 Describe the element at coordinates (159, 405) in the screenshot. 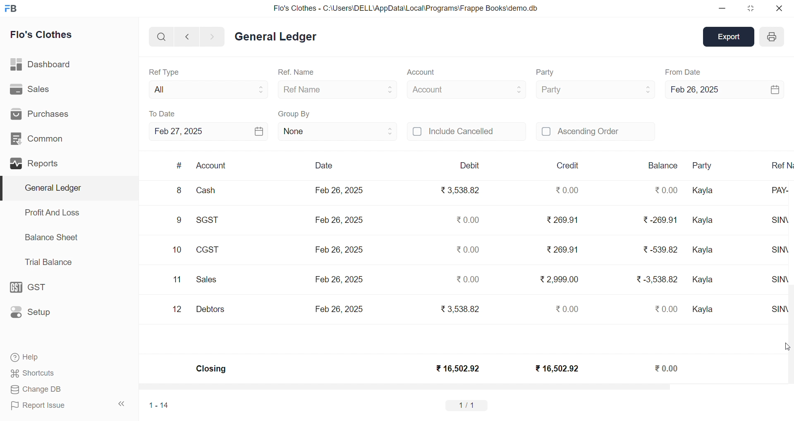

I see `1-14` at that location.